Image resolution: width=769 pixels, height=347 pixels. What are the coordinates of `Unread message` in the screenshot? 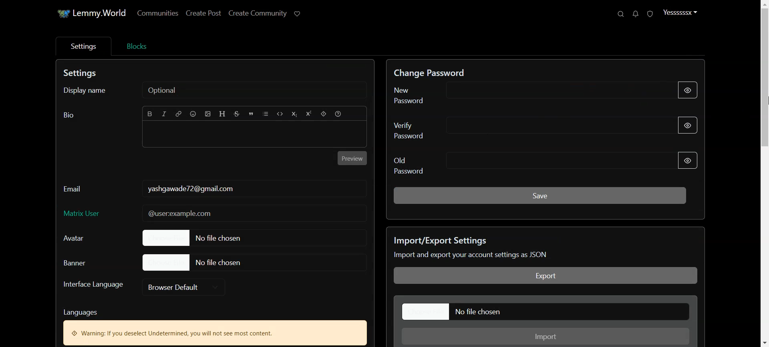 It's located at (636, 14).